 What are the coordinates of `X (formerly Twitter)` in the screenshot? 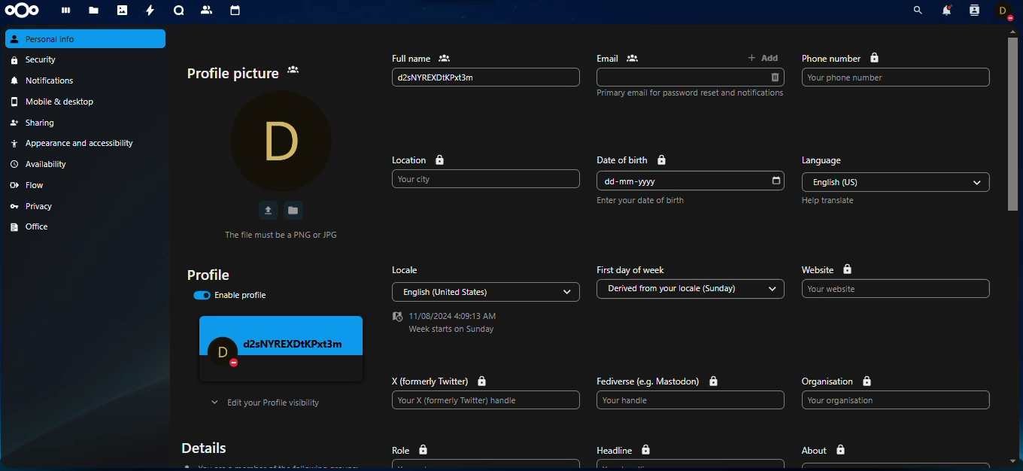 It's located at (439, 381).